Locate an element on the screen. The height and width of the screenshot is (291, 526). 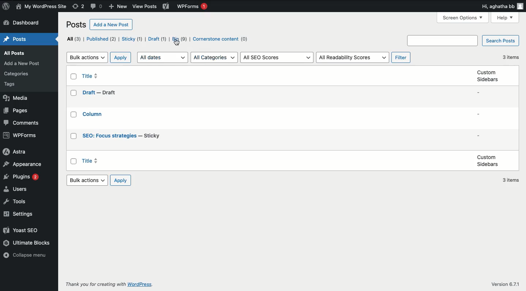
Revisions is located at coordinates (79, 7).